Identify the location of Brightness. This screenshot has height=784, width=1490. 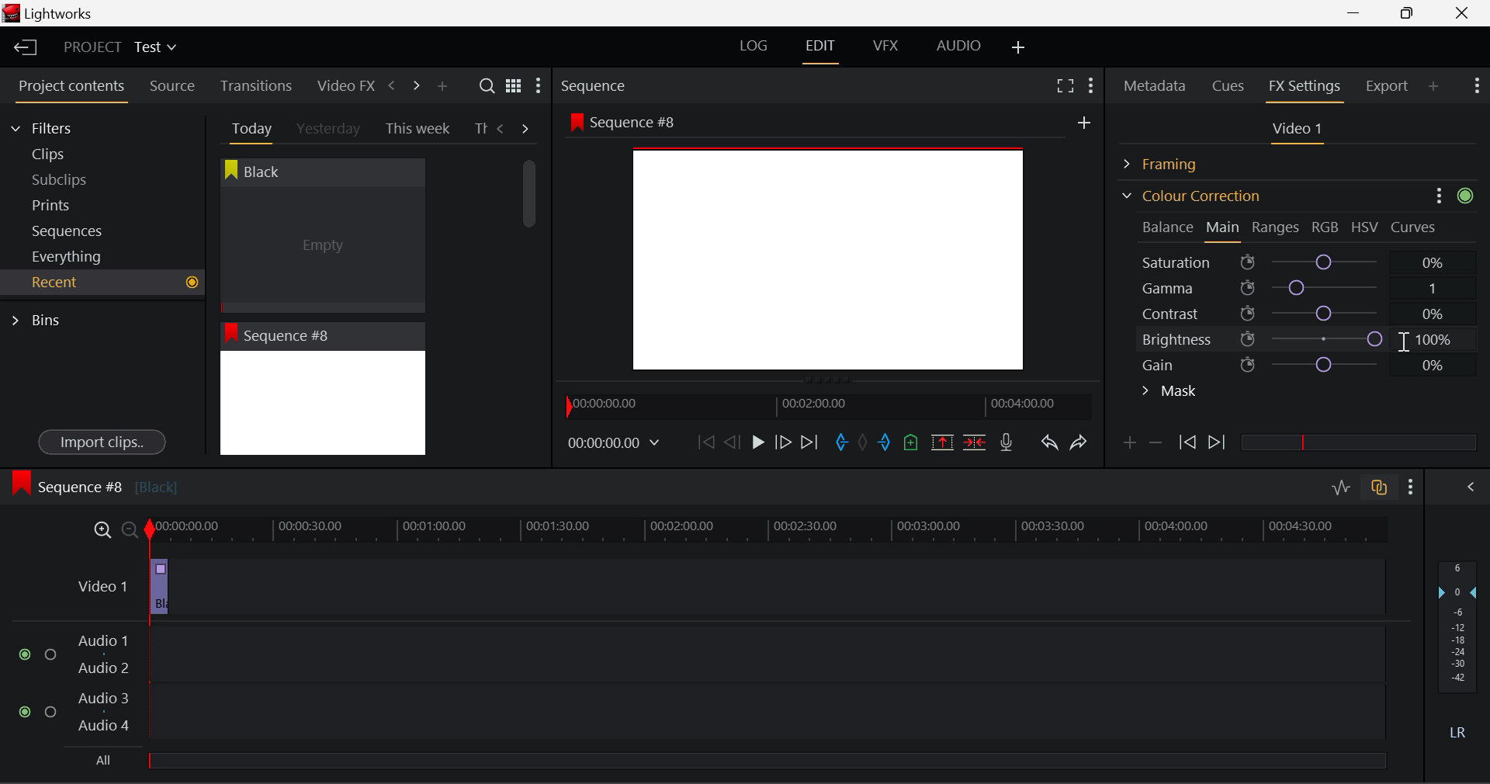
(1299, 336).